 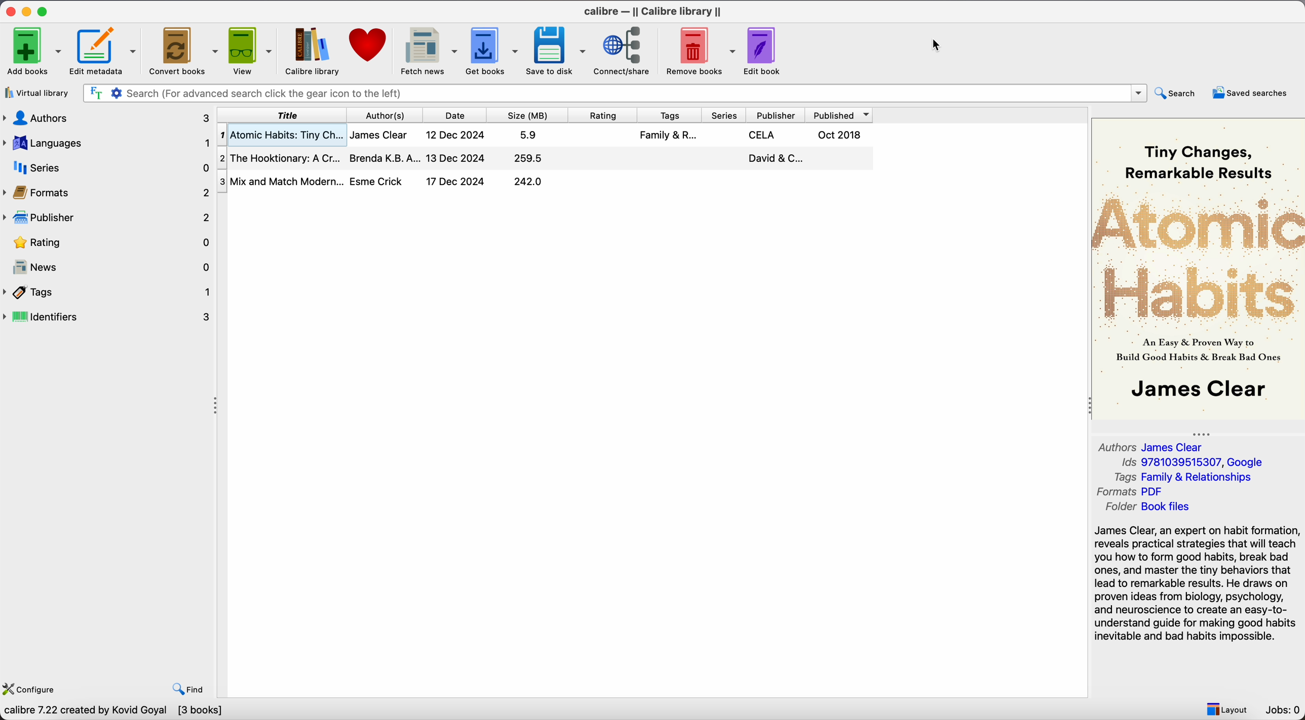 What do you see at coordinates (1177, 94) in the screenshot?
I see `search` at bounding box center [1177, 94].